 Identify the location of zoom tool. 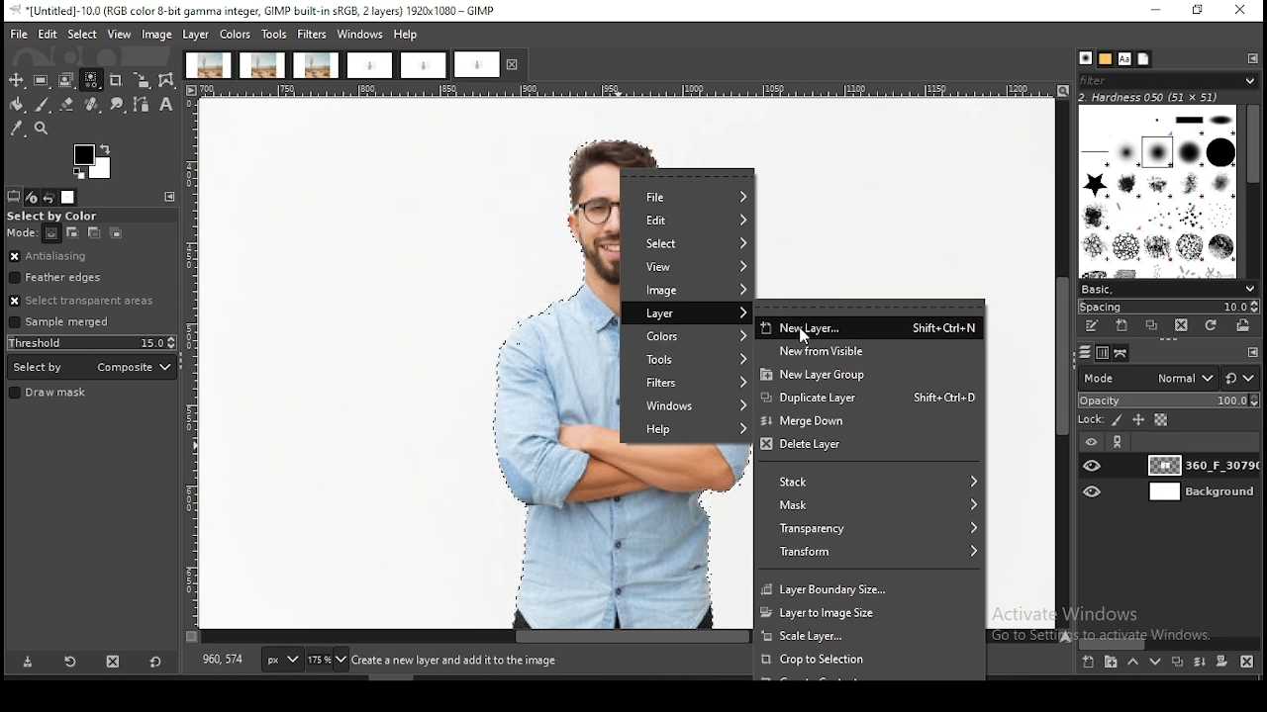
(40, 127).